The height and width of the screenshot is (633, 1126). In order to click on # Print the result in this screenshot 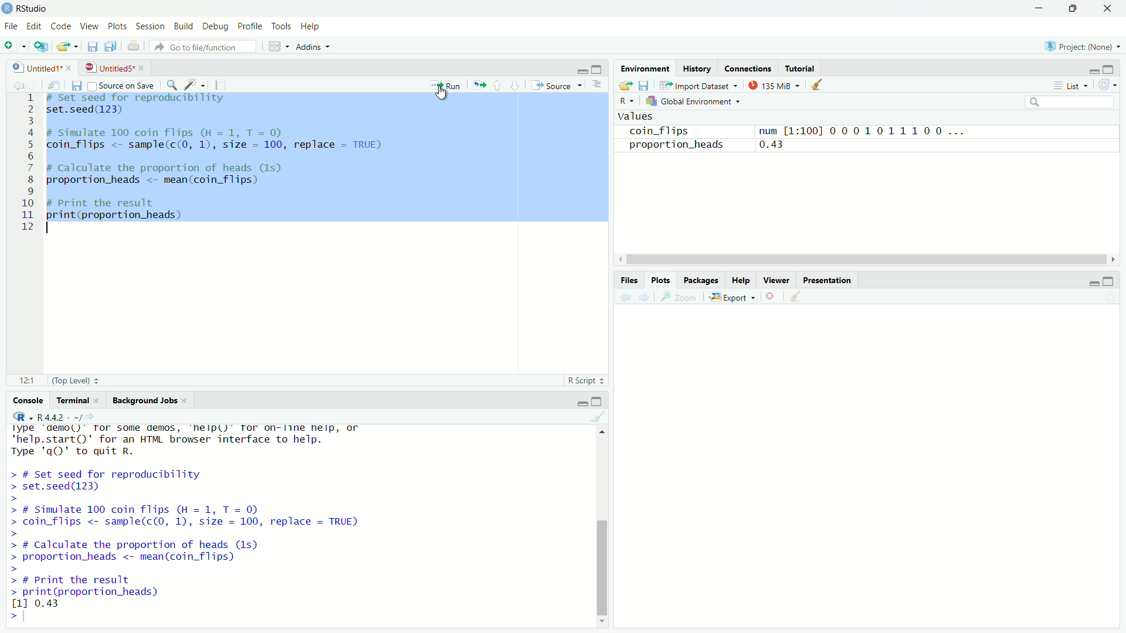, I will do `click(113, 202)`.